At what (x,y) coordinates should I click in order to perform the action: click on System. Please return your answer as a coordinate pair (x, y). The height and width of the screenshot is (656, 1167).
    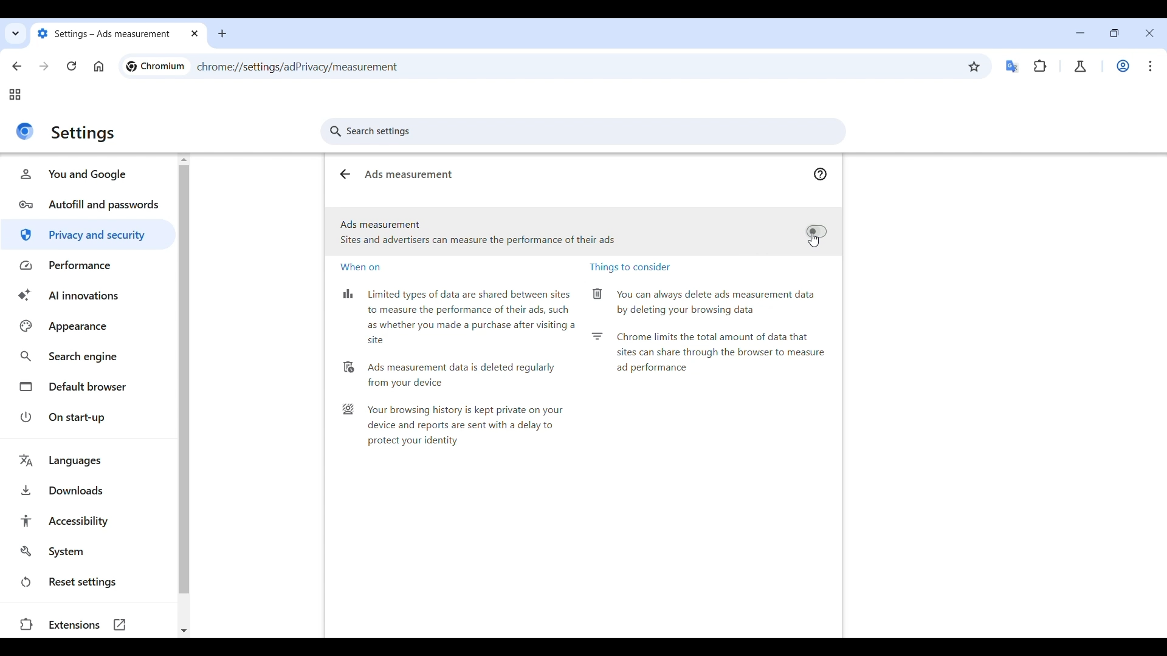
    Looking at the image, I should click on (88, 551).